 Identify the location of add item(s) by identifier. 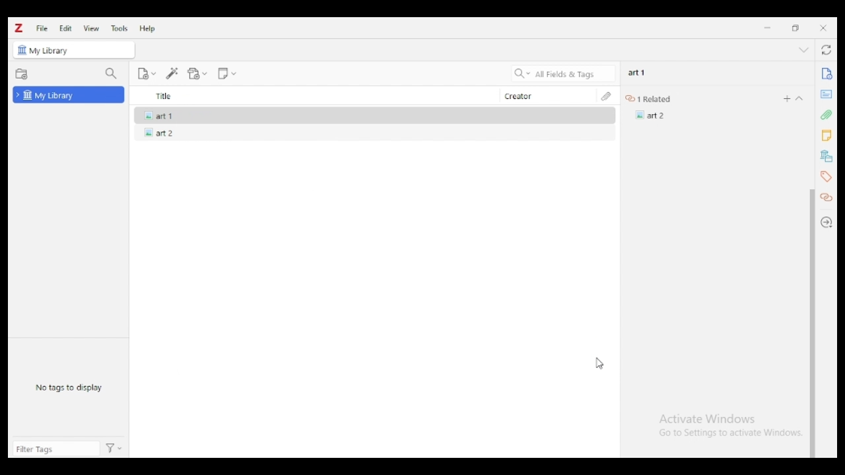
(173, 74).